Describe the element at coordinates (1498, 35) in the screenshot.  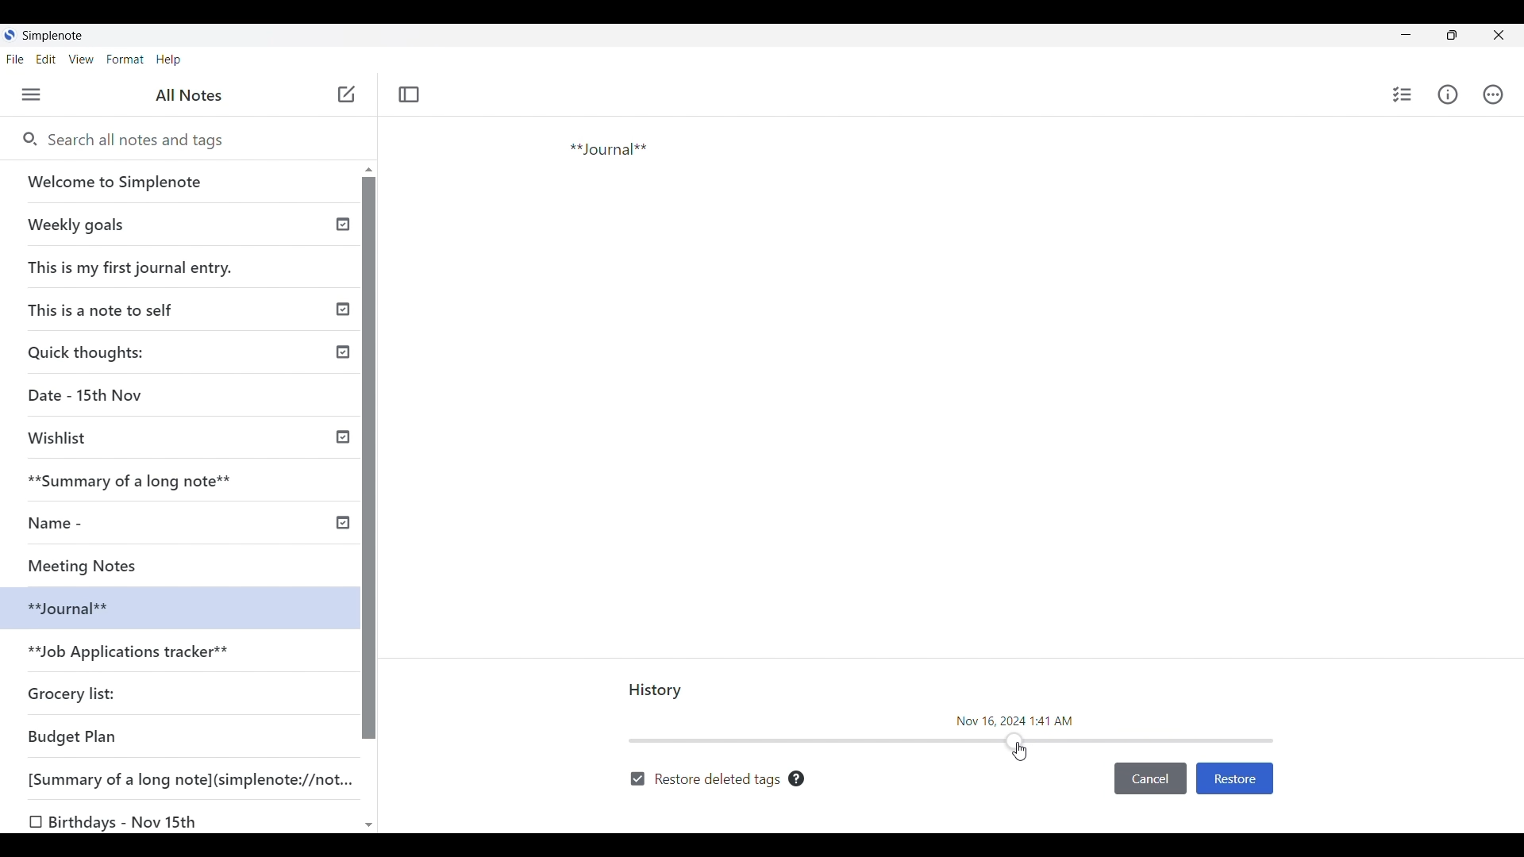
I see `Close interface` at that location.